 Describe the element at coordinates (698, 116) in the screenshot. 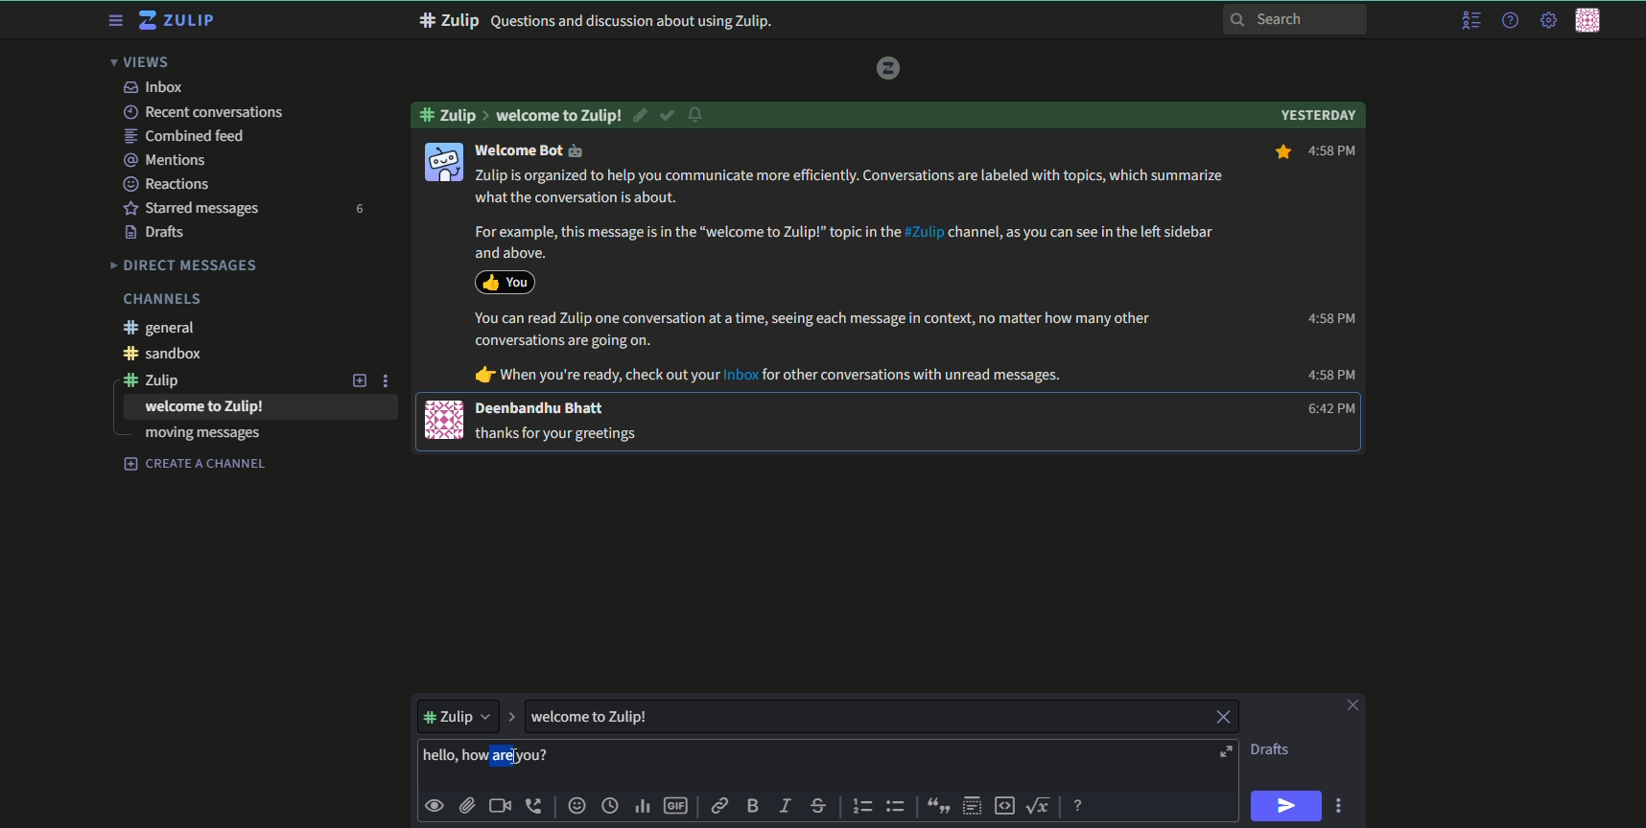

I see `notification` at that location.